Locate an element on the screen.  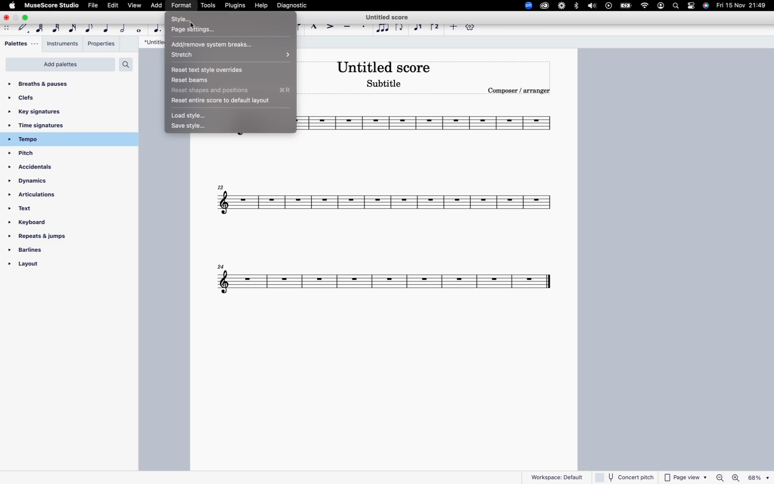
layout is located at coordinates (44, 266).